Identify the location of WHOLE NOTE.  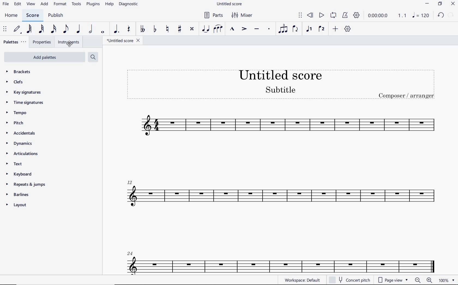
(103, 33).